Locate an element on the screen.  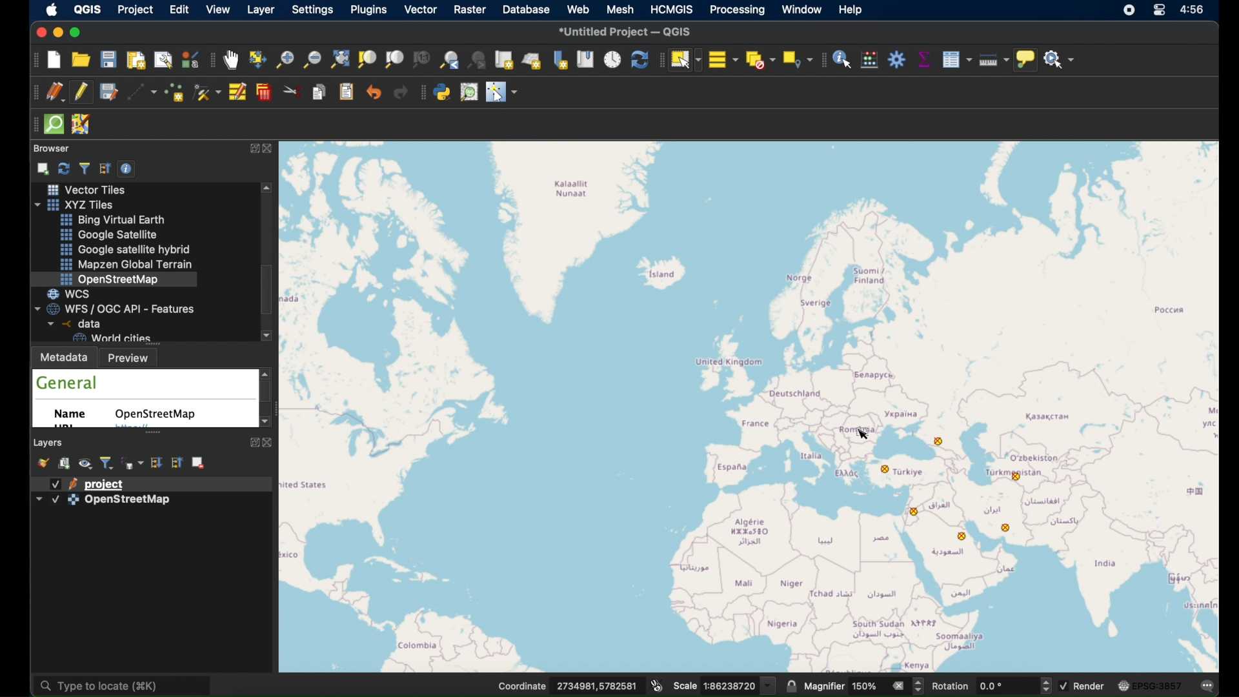
rotation is located at coordinates (952, 686).